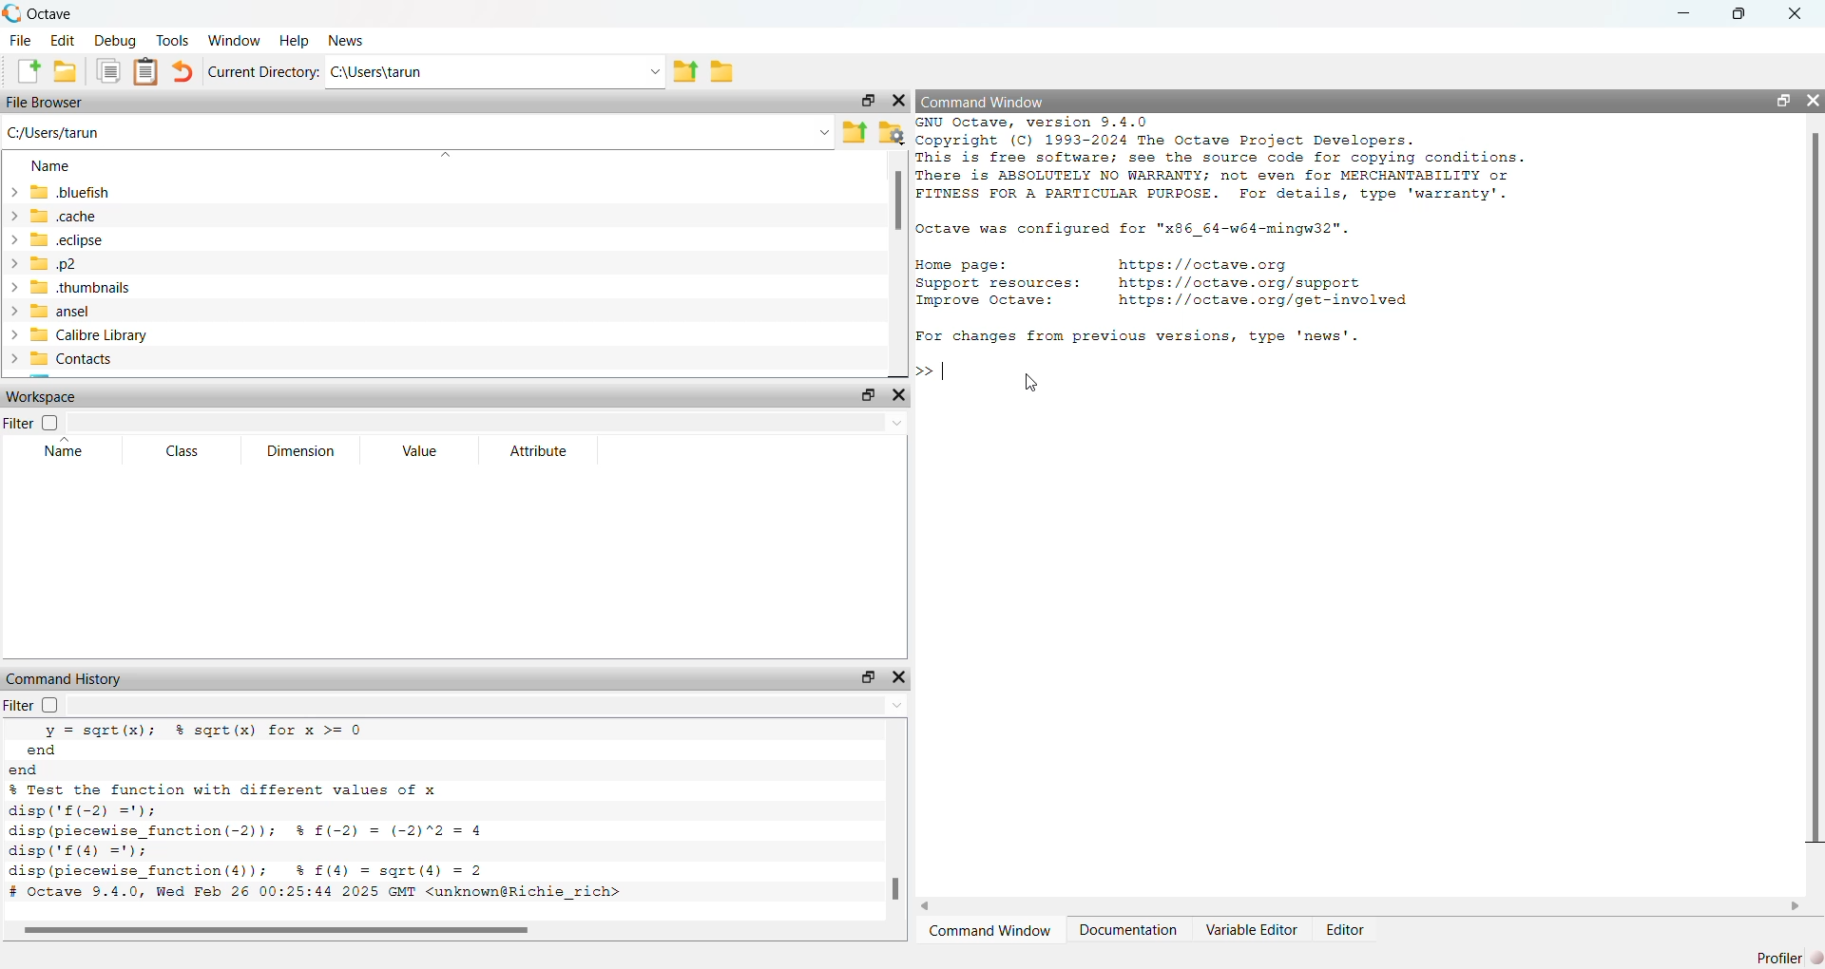  What do you see at coordinates (182, 72) in the screenshot?
I see `Undo` at bounding box center [182, 72].